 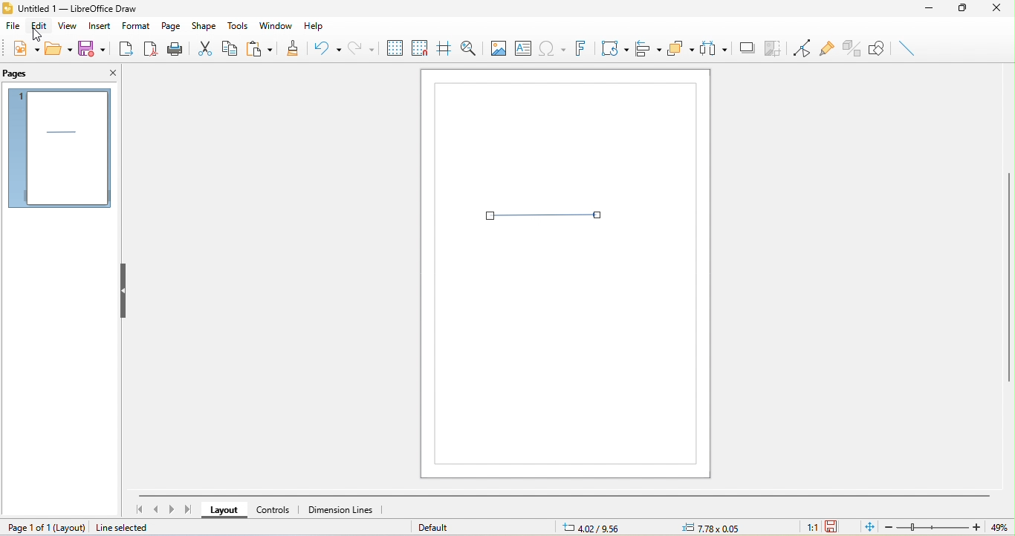 What do you see at coordinates (276, 24) in the screenshot?
I see `window` at bounding box center [276, 24].